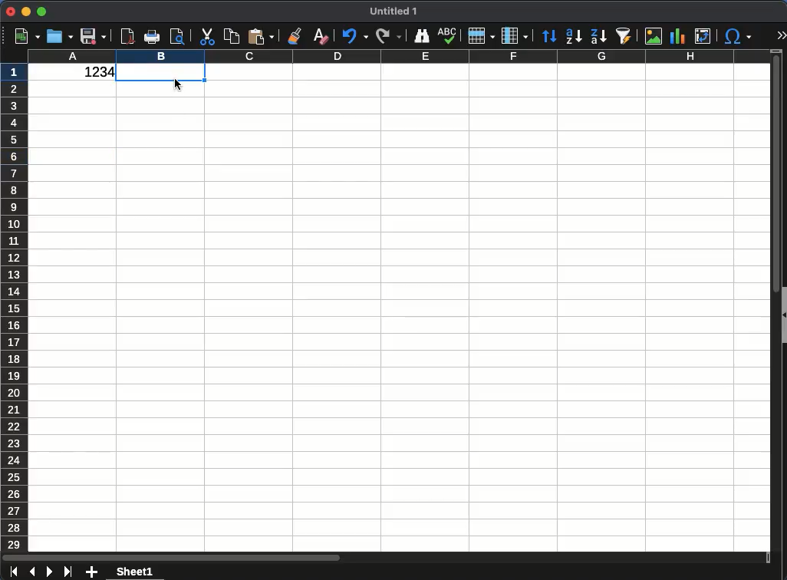 This screenshot has width=787, height=580. I want to click on spell check, so click(448, 36).